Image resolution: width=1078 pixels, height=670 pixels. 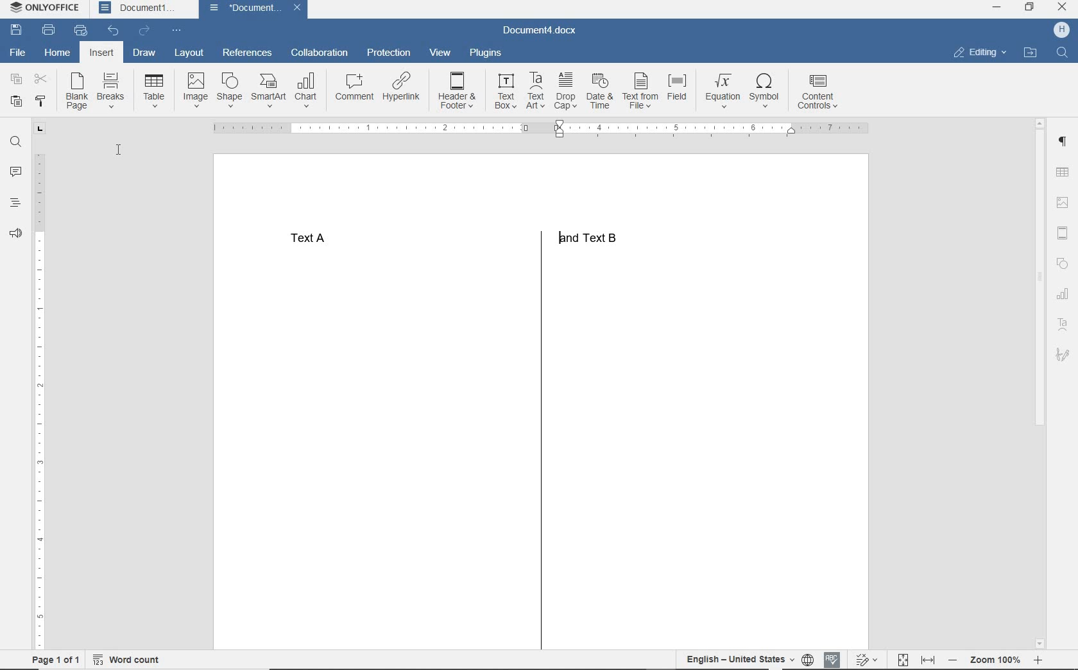 What do you see at coordinates (78, 92) in the screenshot?
I see `BLANK PAGE` at bounding box center [78, 92].